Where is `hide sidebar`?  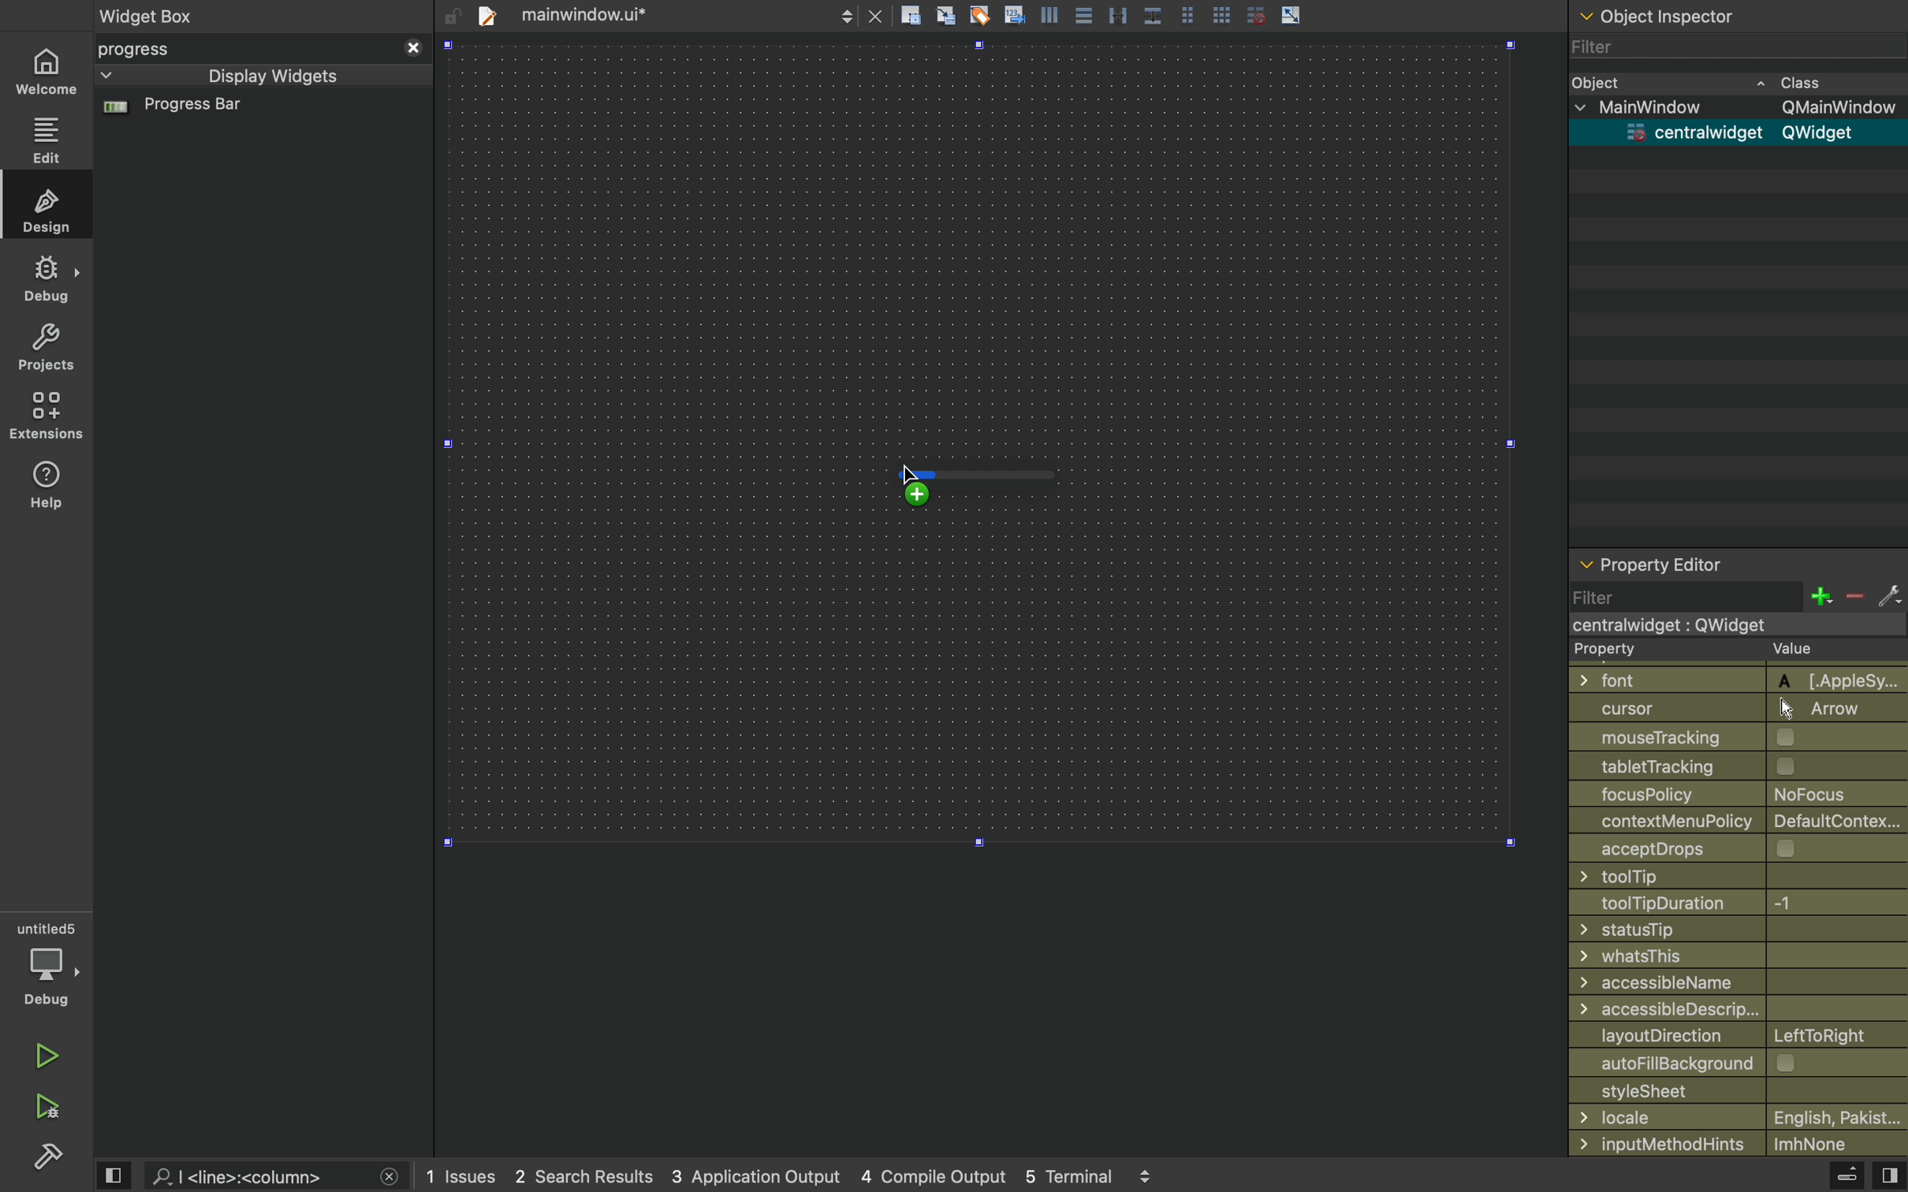 hide sidebar is located at coordinates (1832, 1178).